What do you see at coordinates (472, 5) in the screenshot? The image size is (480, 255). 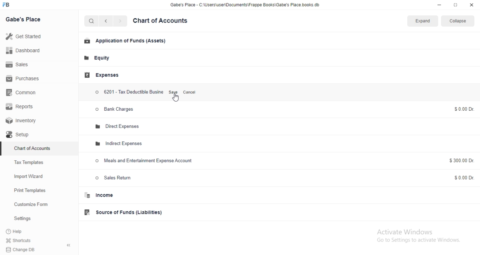 I see `close` at bounding box center [472, 5].